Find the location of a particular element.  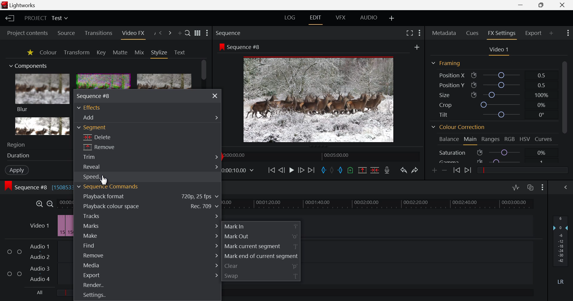

Main Tab Open is located at coordinates (470, 140).